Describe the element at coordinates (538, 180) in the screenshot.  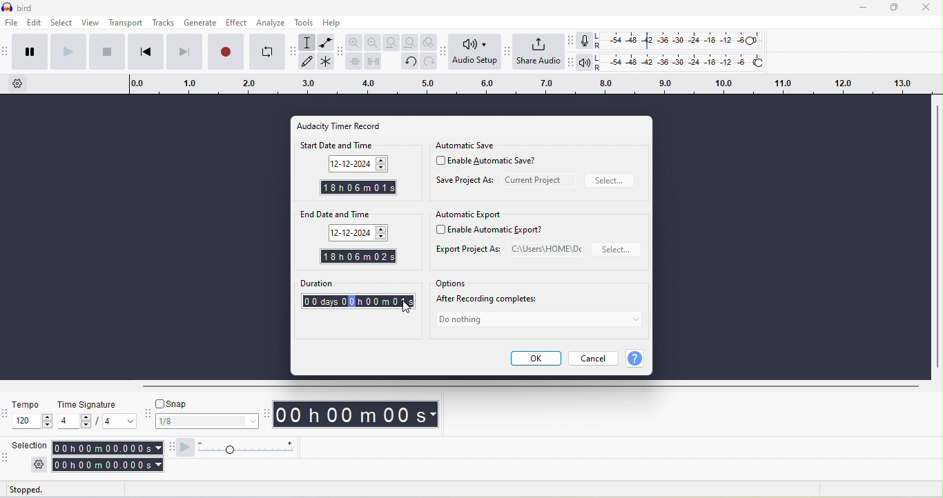
I see `current project` at that location.